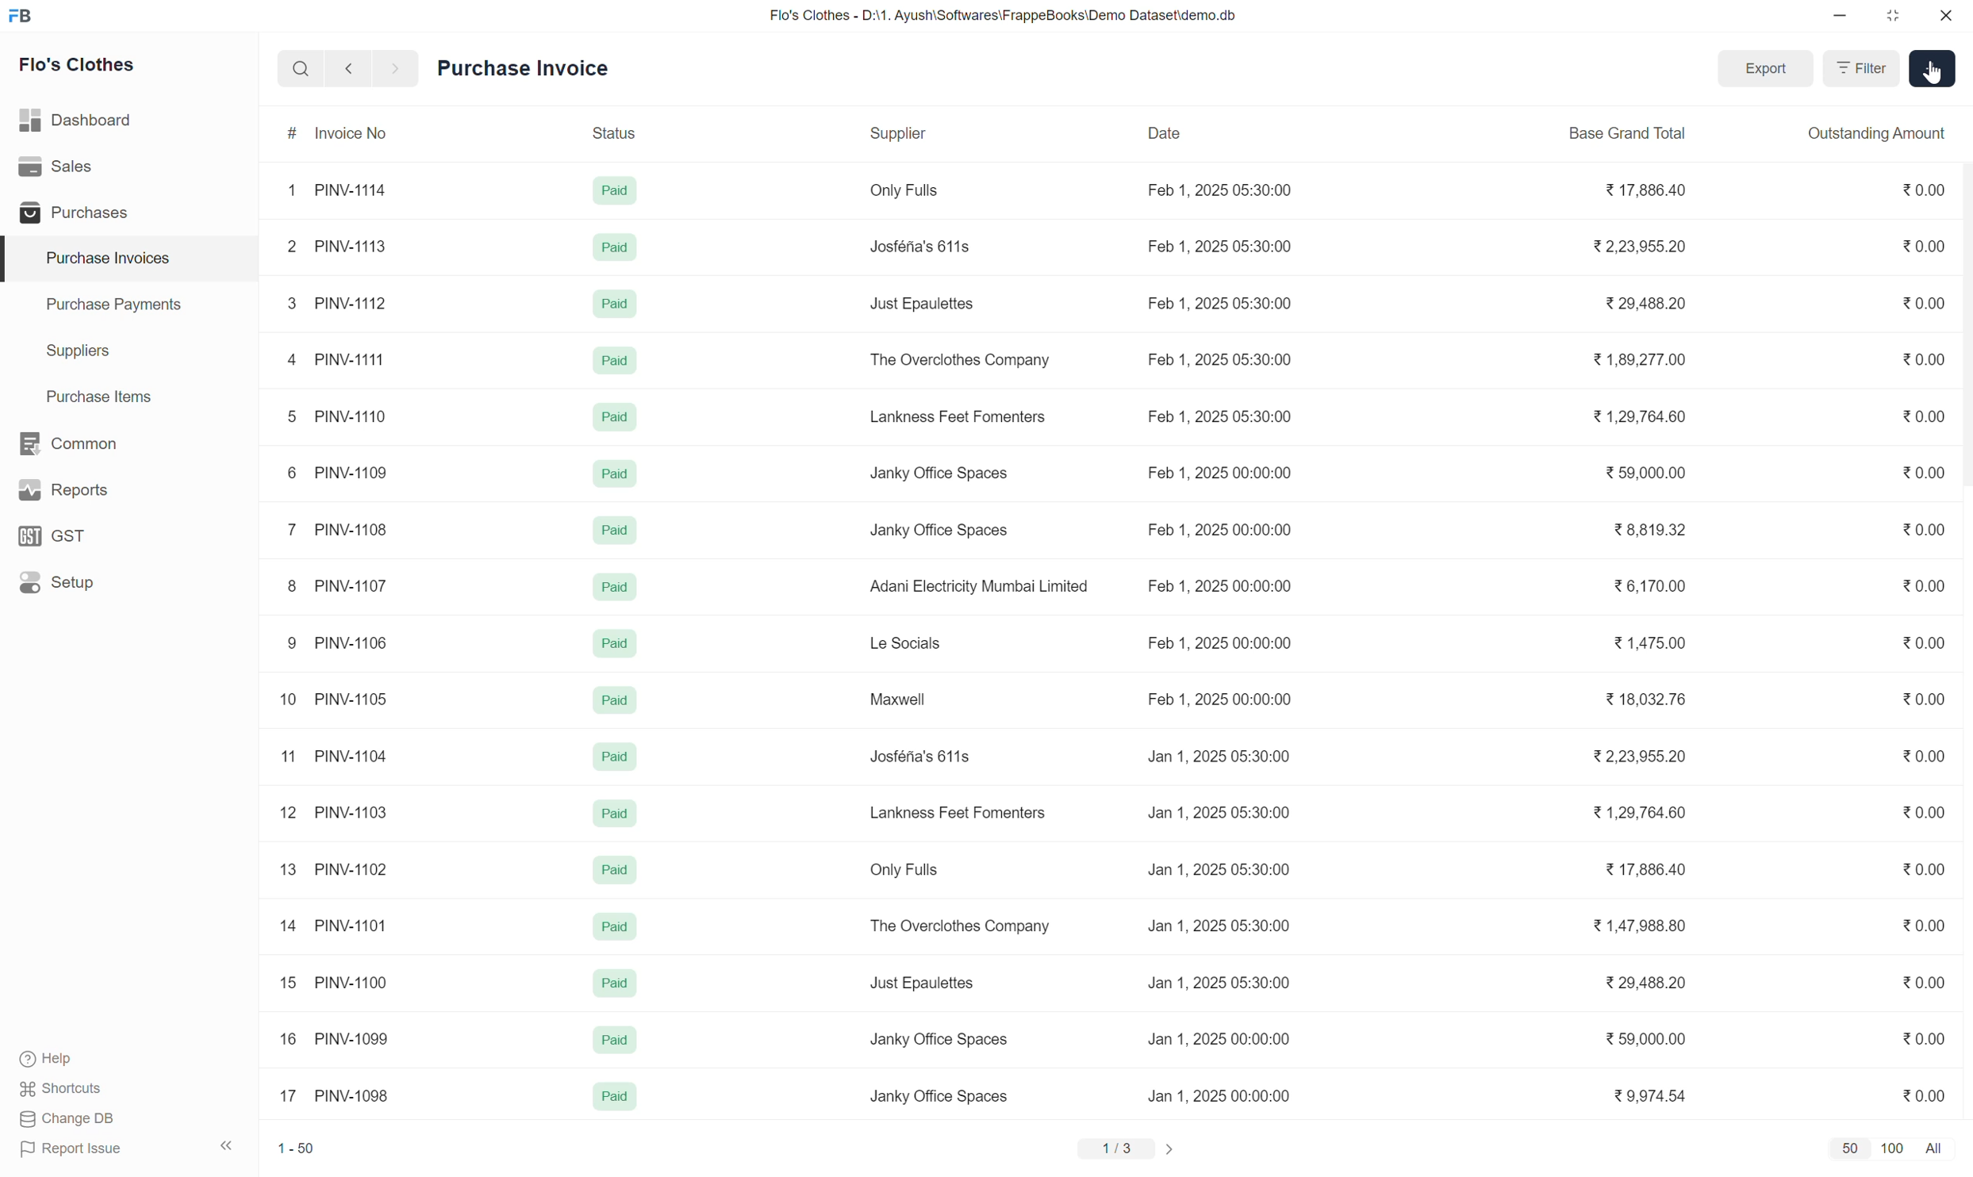 This screenshot has width=1973, height=1177. Describe the element at coordinates (1645, 698) in the screenshot. I see `18,032.76` at that location.